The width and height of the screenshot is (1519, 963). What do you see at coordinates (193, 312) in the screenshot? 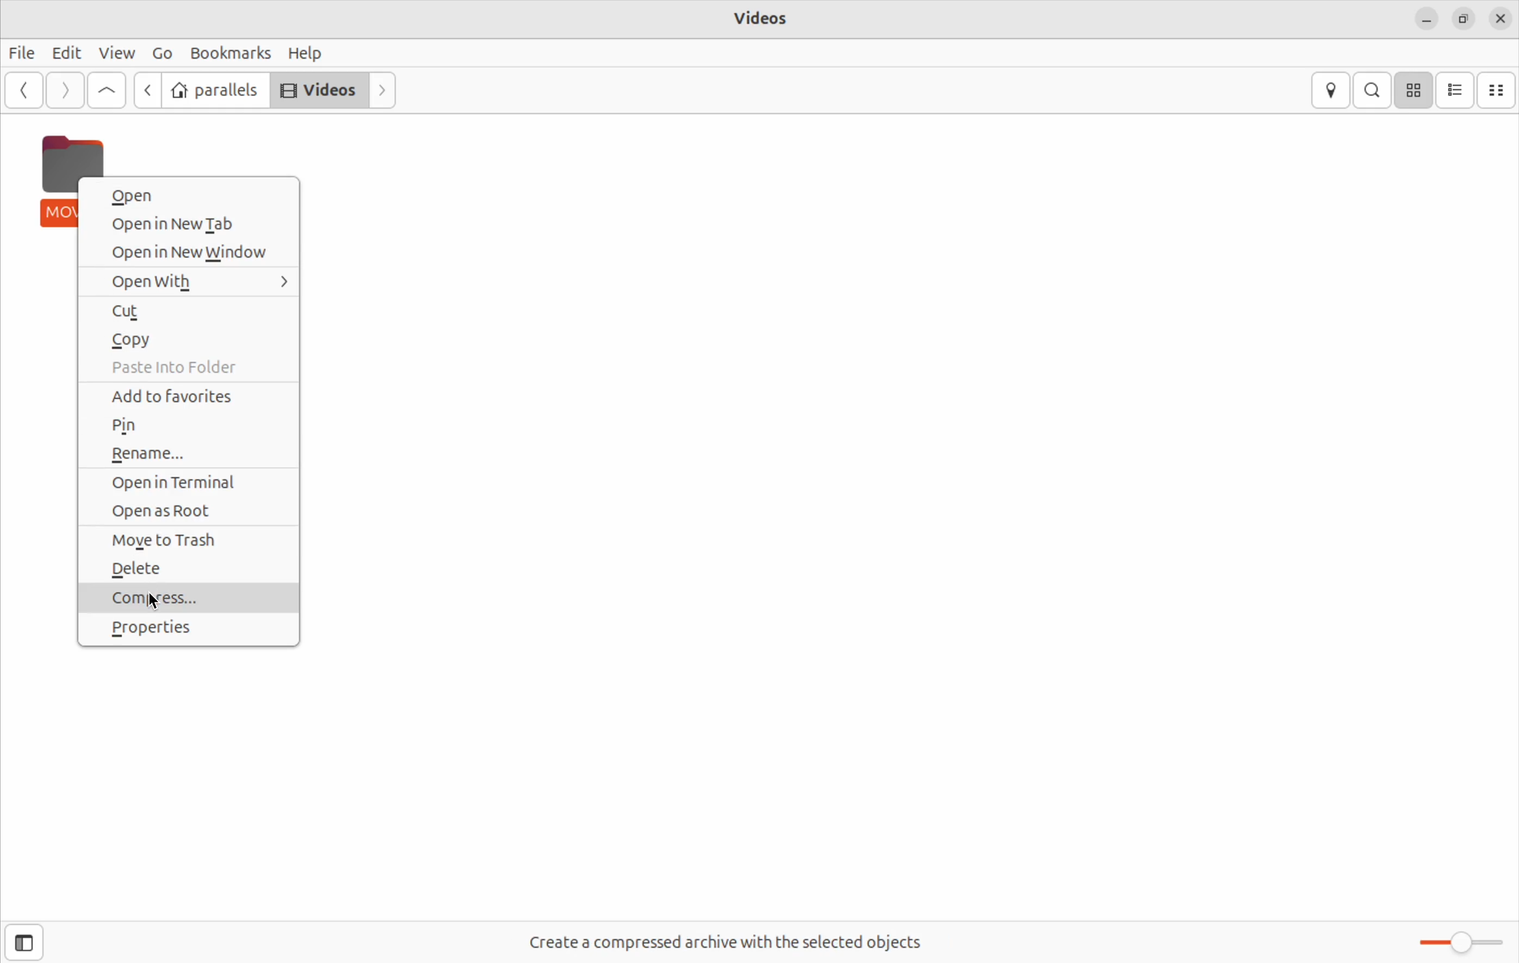
I see `cut` at bounding box center [193, 312].